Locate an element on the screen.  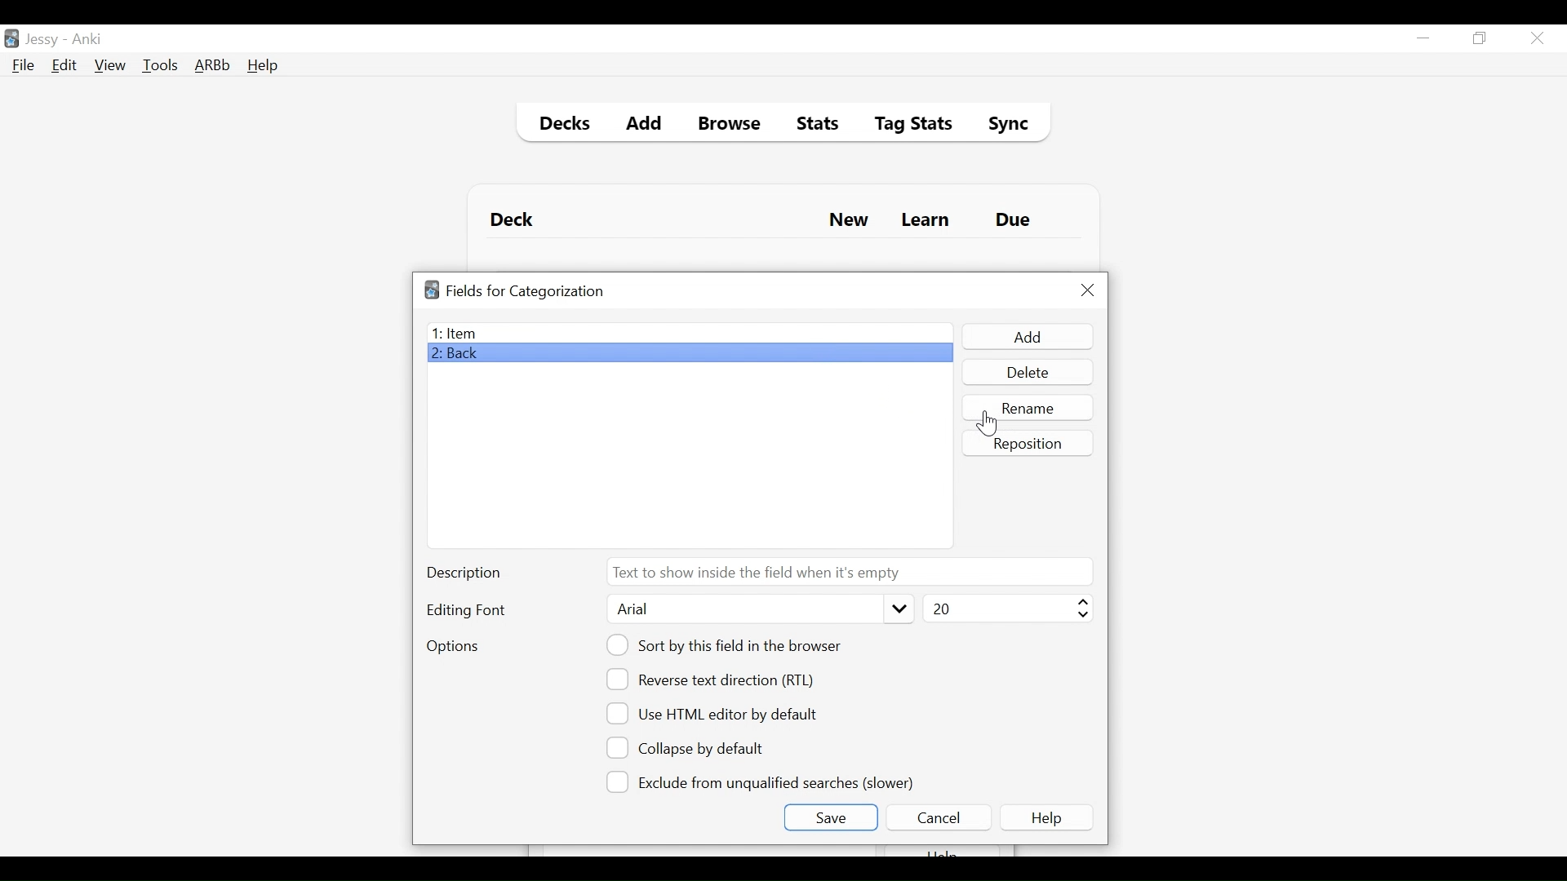
Field for Categorization is located at coordinates (526, 291).